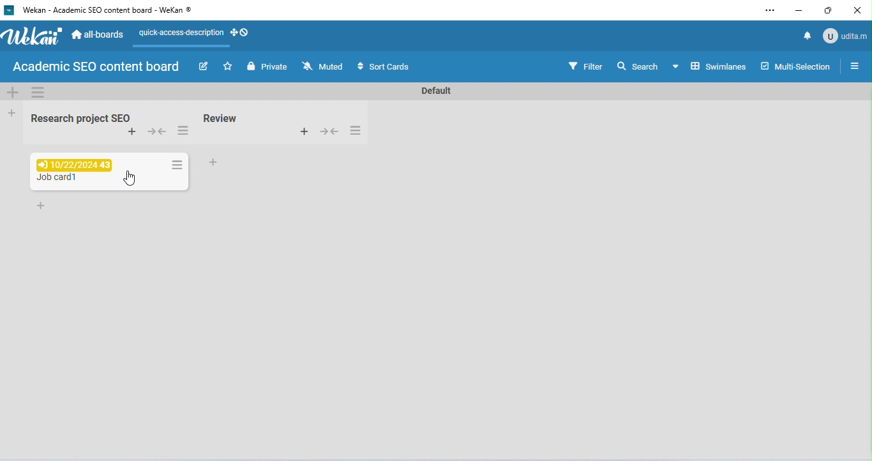 The image size is (872, 461). Describe the element at coordinates (105, 10) in the screenshot. I see `current window: Wekan - Academic SEO content board - WeKan` at that location.